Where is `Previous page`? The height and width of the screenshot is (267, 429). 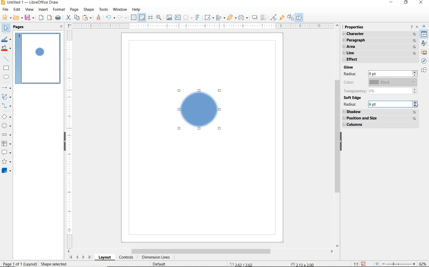 Previous page is located at coordinates (77, 258).